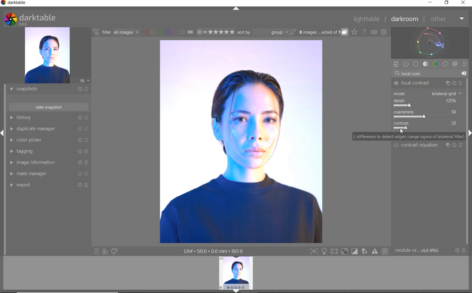  I want to click on FILTER BY IMAGE COLOR LABEL, so click(168, 32).